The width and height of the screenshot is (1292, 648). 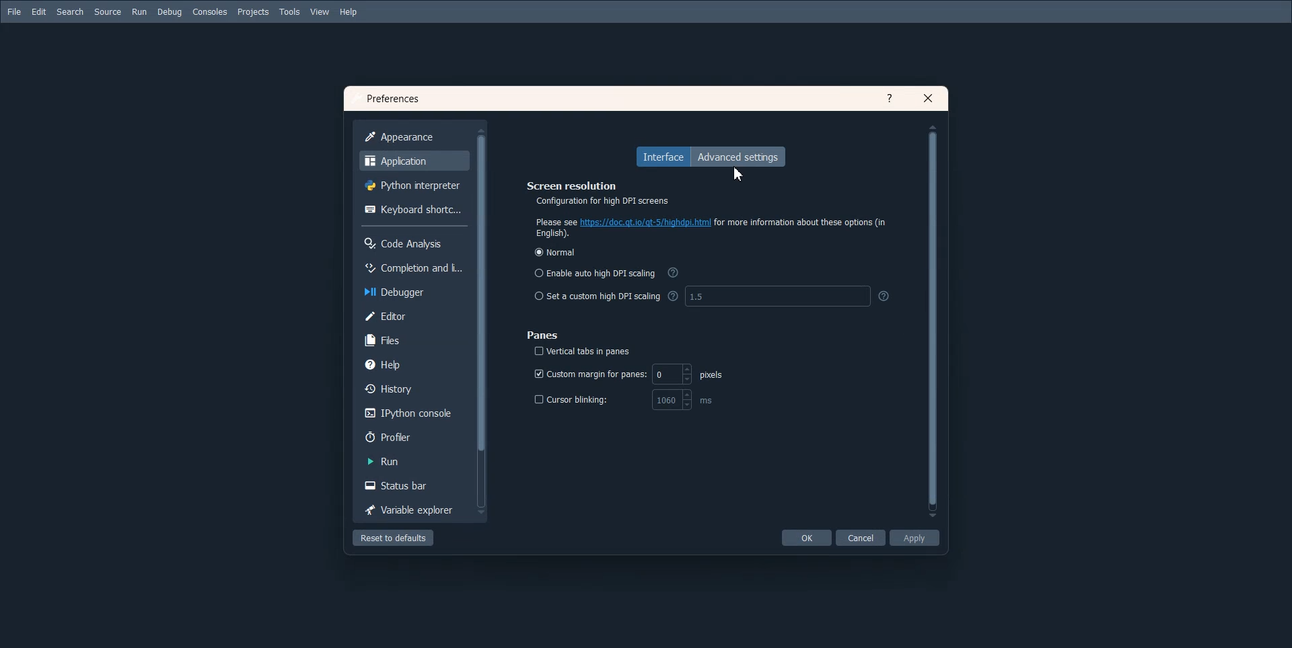 I want to click on Application, so click(x=413, y=160).